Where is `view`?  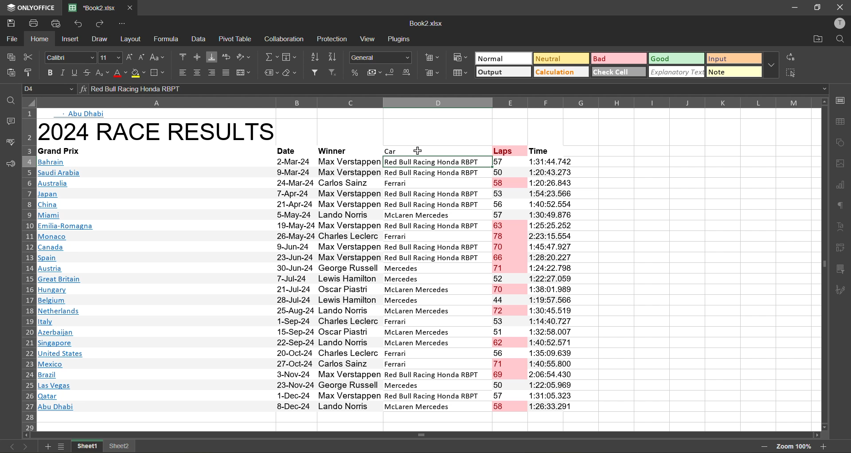
view is located at coordinates (370, 40).